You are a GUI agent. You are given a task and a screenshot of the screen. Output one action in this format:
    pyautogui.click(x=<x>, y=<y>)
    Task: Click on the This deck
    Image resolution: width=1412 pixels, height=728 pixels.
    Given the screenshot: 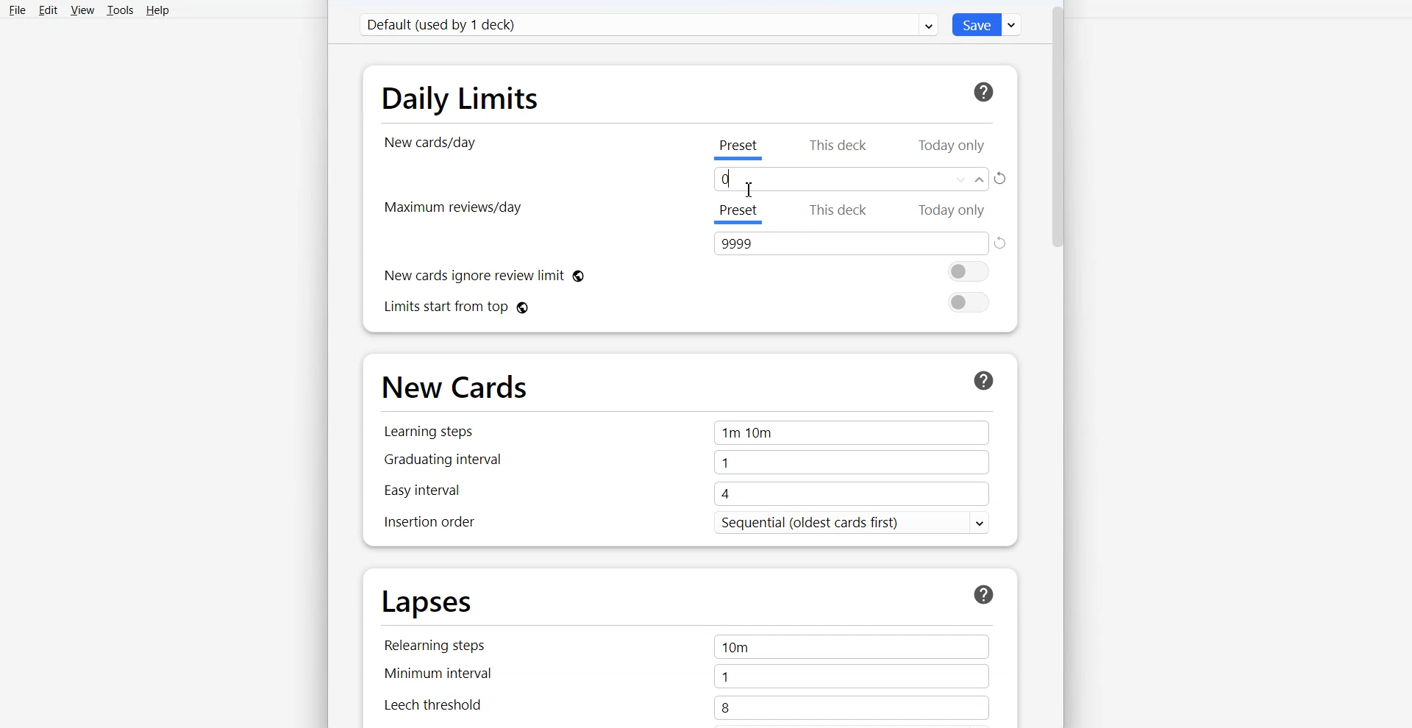 What is the action you would take?
    pyautogui.click(x=844, y=212)
    